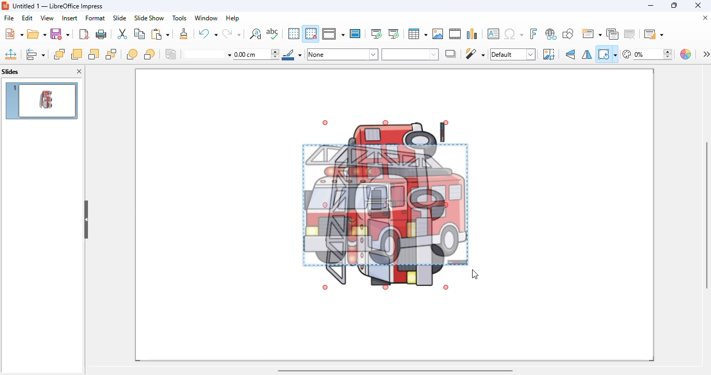 The height and width of the screenshot is (375, 711). What do you see at coordinates (27, 18) in the screenshot?
I see `edit` at bounding box center [27, 18].